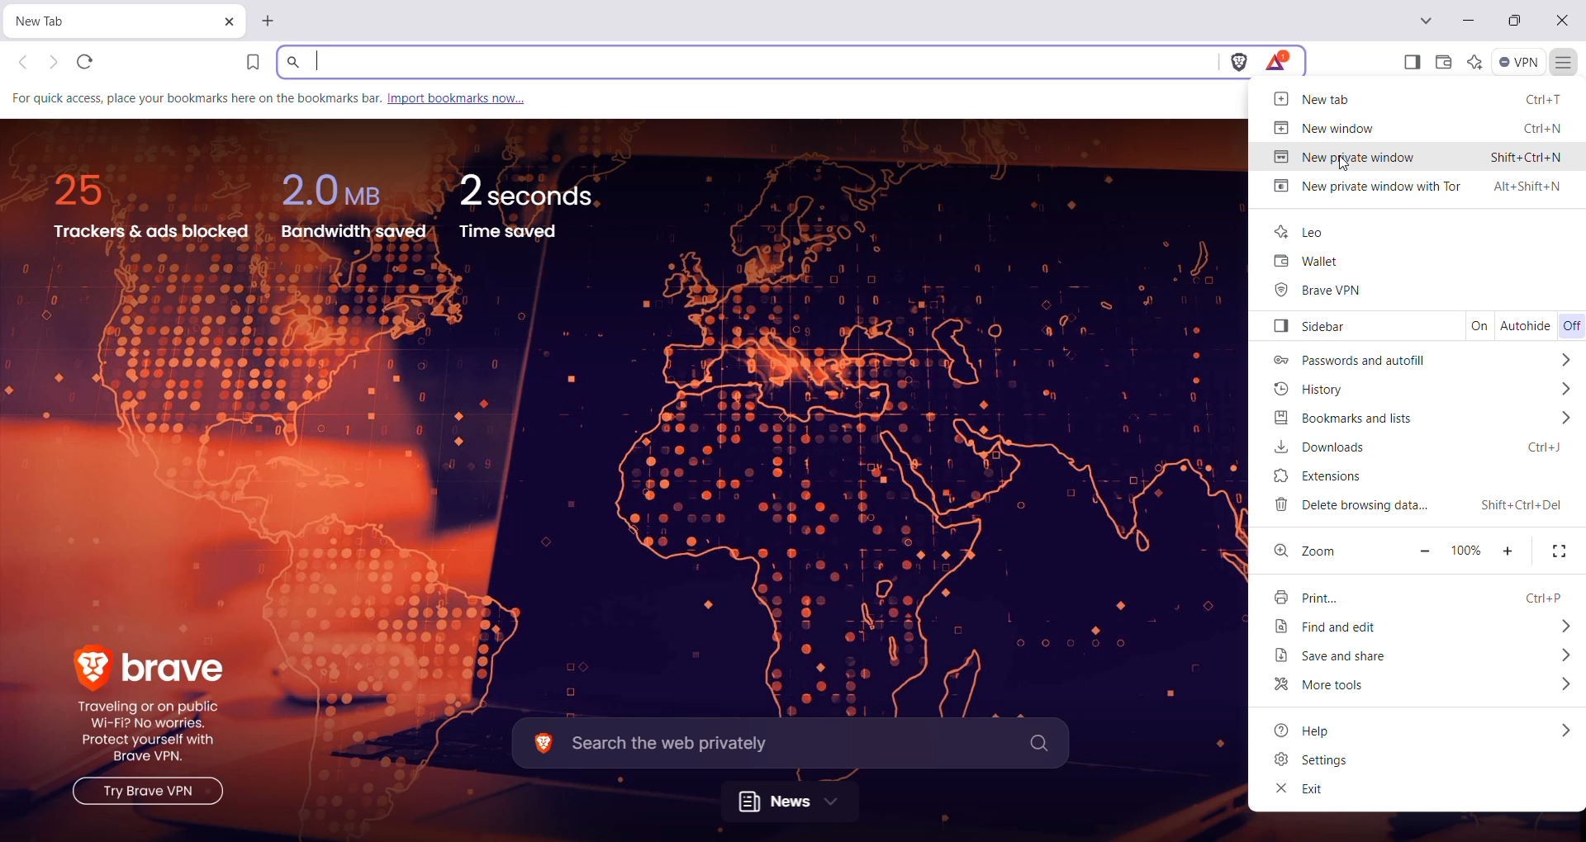 The height and width of the screenshot is (842, 1586). What do you see at coordinates (1558, 627) in the screenshot?
I see `More options` at bounding box center [1558, 627].